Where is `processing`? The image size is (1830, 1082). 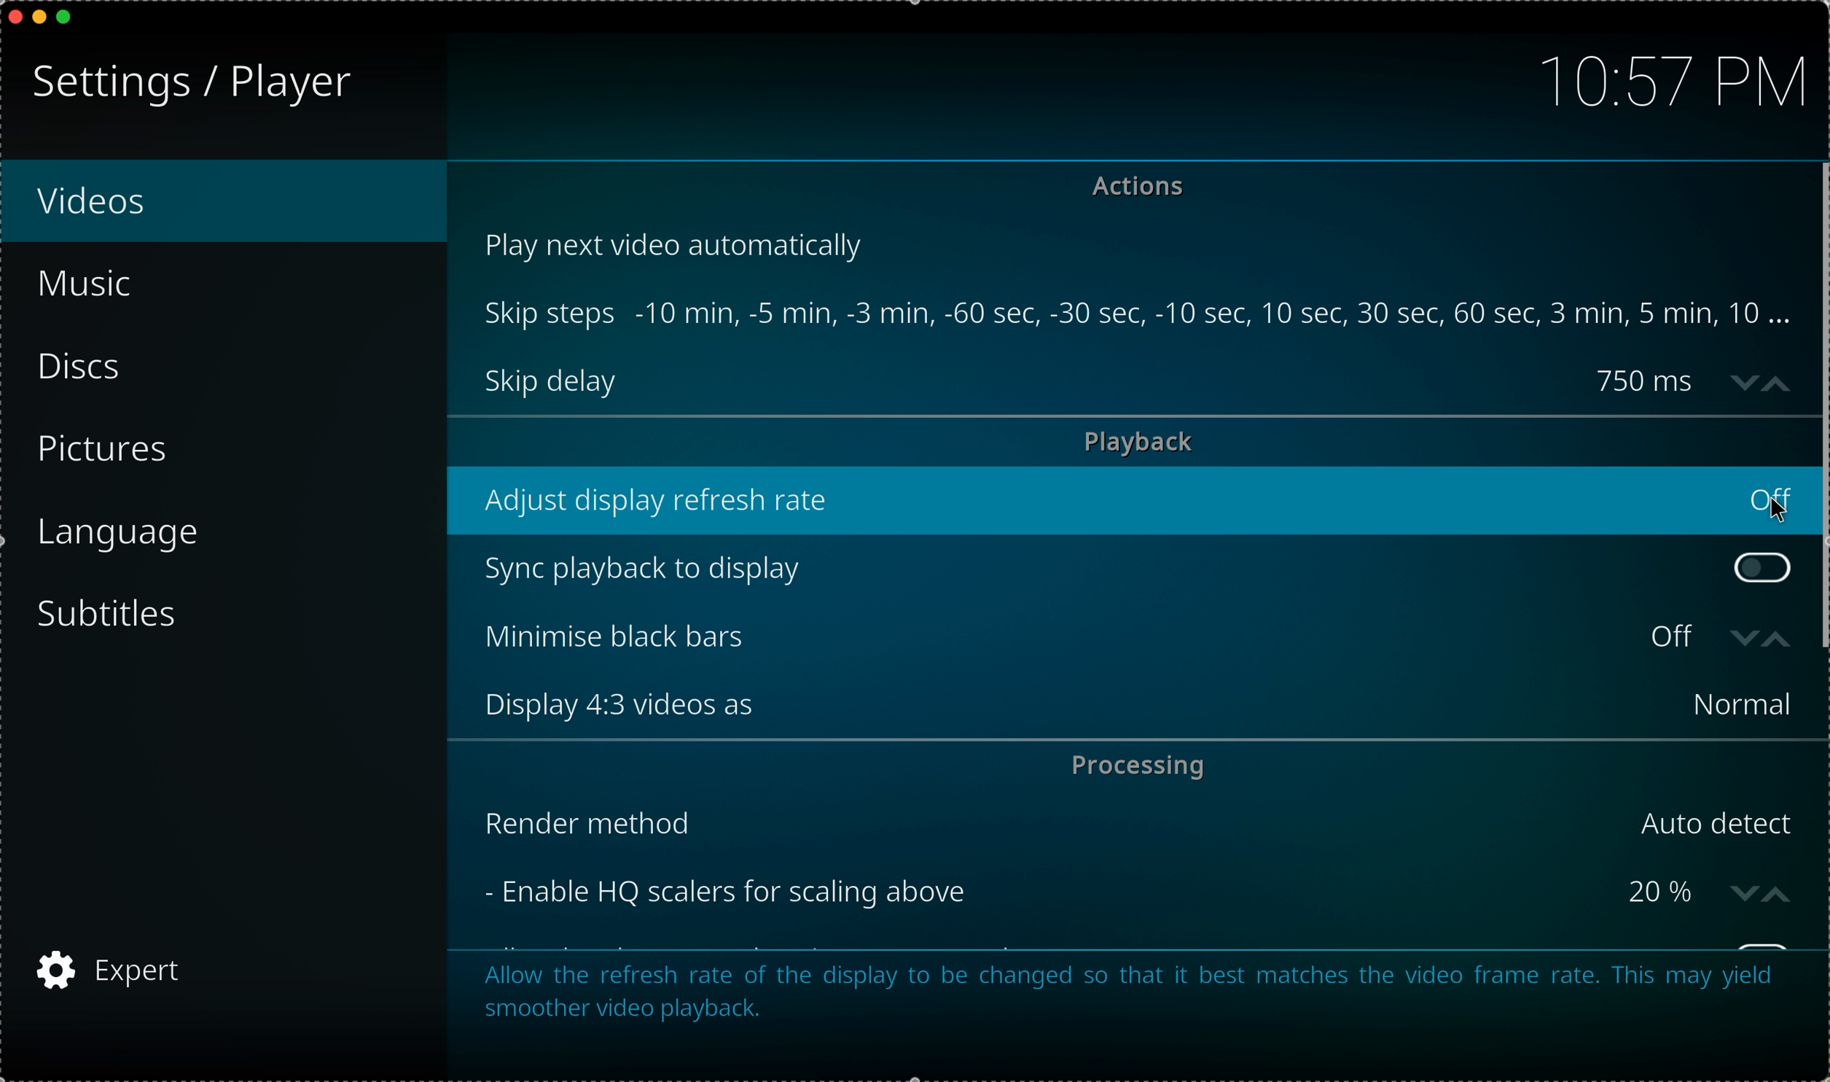 processing is located at coordinates (1137, 765).